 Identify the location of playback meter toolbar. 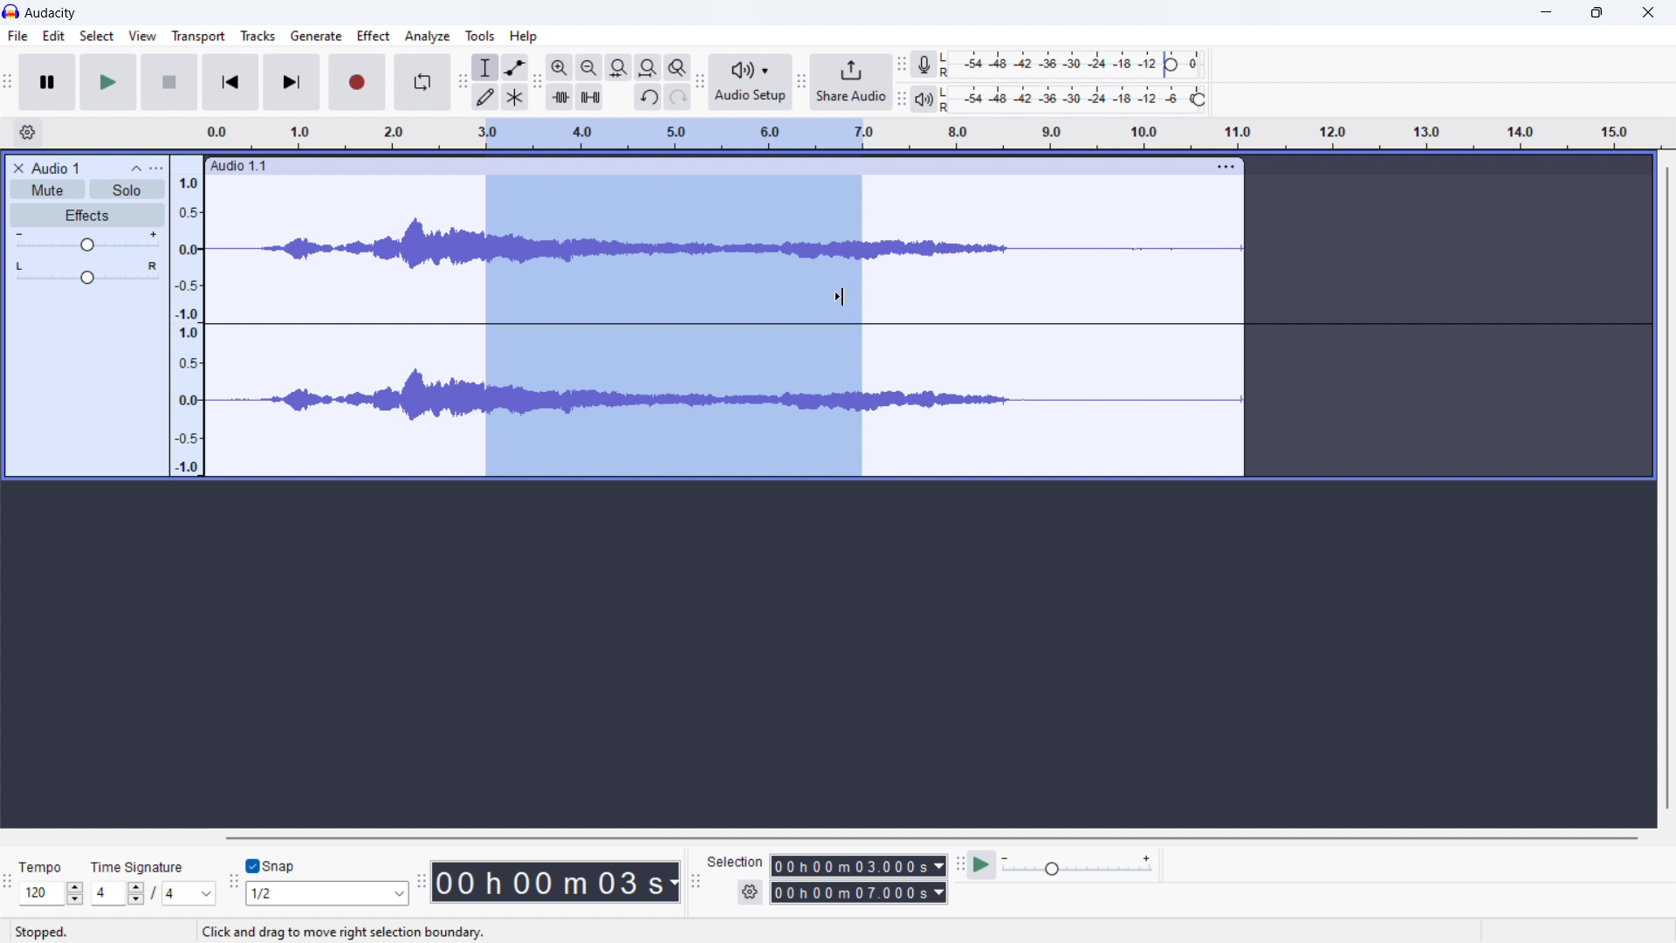
(903, 99).